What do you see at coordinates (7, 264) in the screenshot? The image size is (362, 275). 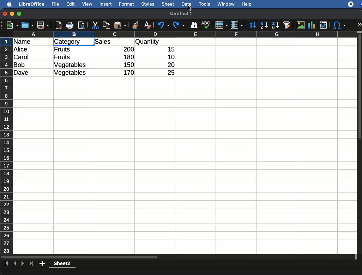 I see `first sheet` at bounding box center [7, 264].